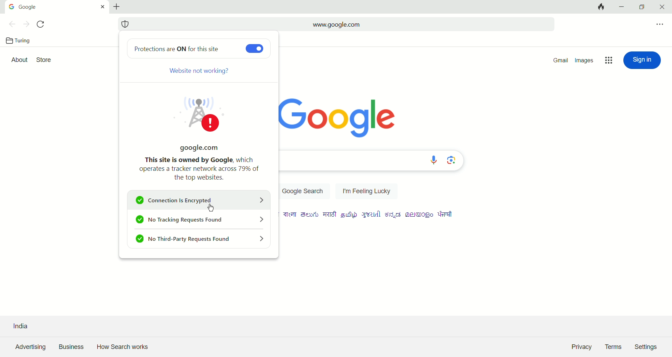 Image resolution: width=672 pixels, height=357 pixels. I want to click on new tab, so click(117, 6).